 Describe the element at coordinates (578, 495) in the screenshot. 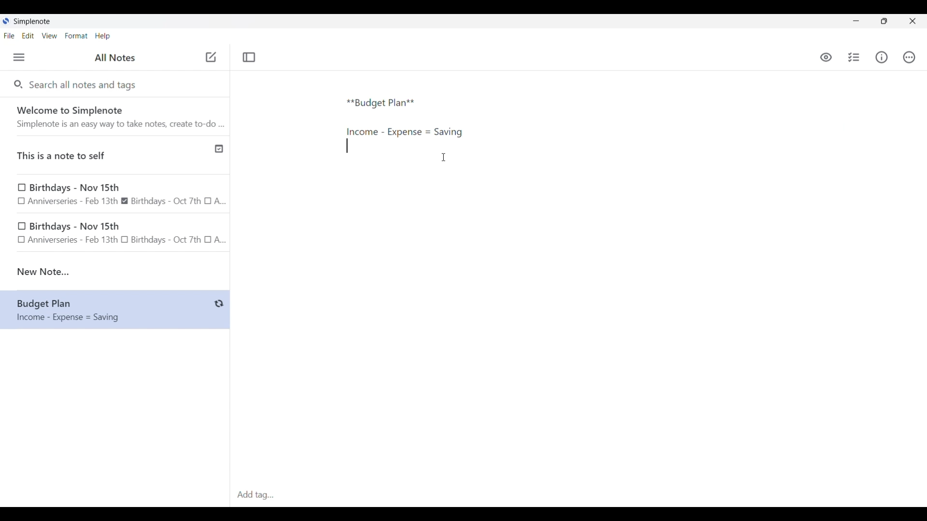

I see `Click to type in tags` at that location.